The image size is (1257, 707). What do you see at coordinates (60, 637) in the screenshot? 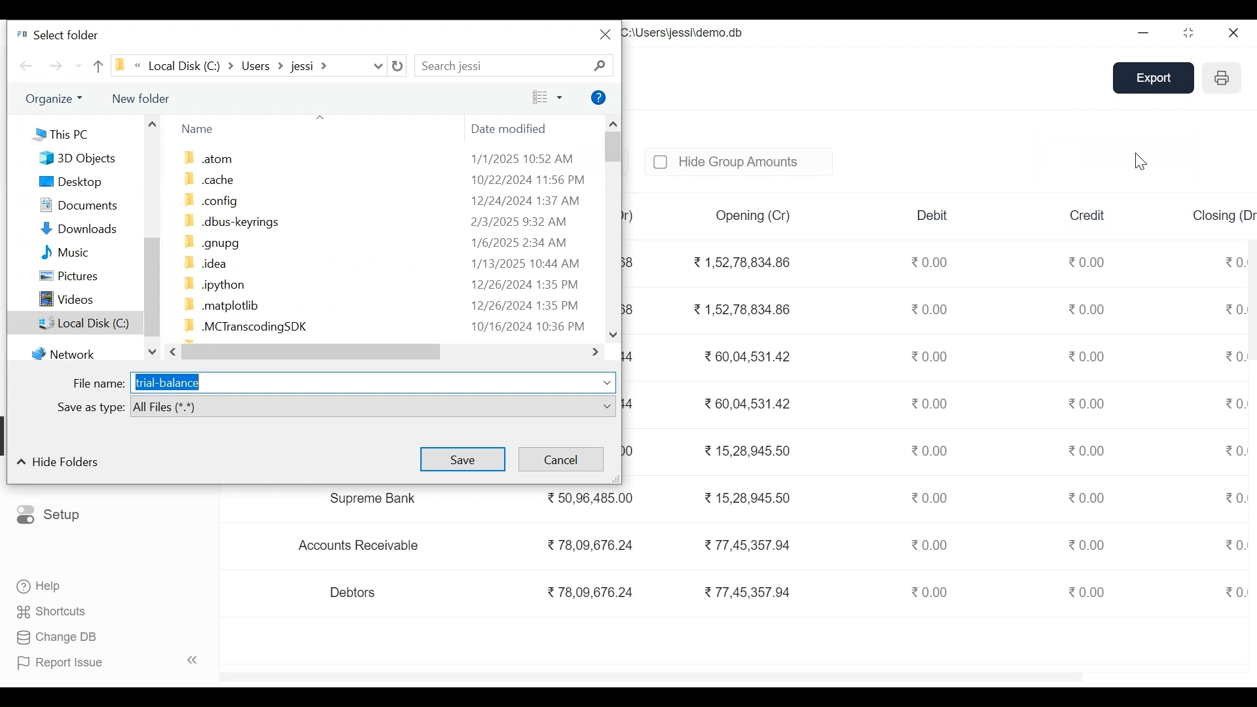
I see `Change DB` at bounding box center [60, 637].